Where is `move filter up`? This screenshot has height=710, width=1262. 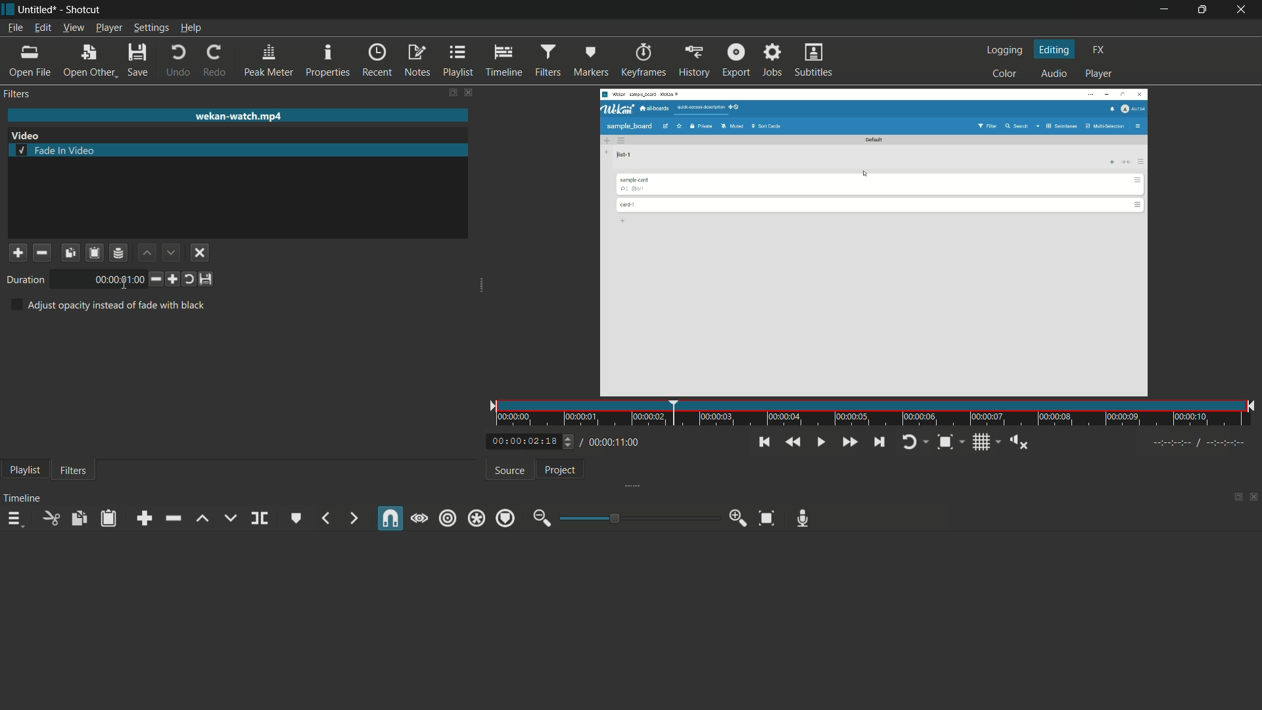 move filter up is located at coordinates (145, 252).